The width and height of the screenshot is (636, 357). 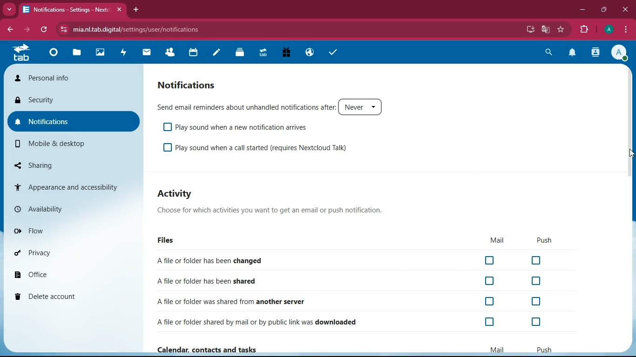 I want to click on Cursor, so click(x=631, y=154).